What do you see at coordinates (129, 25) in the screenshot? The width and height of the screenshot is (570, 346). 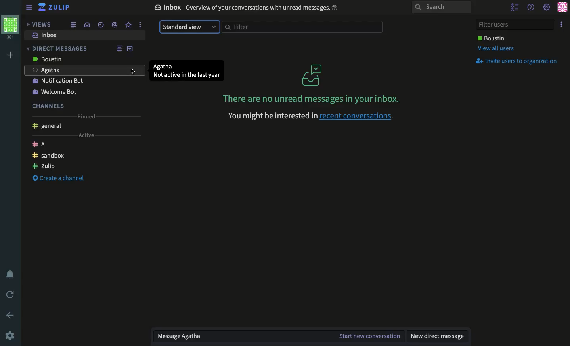 I see `Favorite` at bounding box center [129, 25].